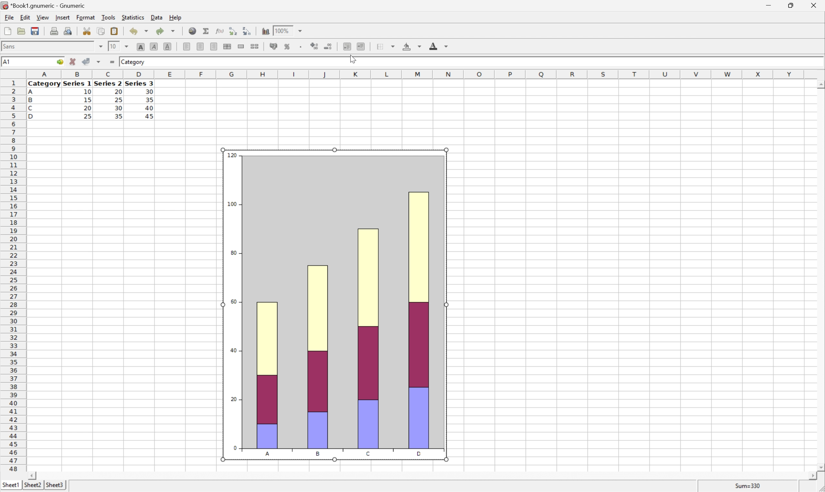  Describe the element at coordinates (101, 31) in the screenshot. I see `Copy selection` at that location.